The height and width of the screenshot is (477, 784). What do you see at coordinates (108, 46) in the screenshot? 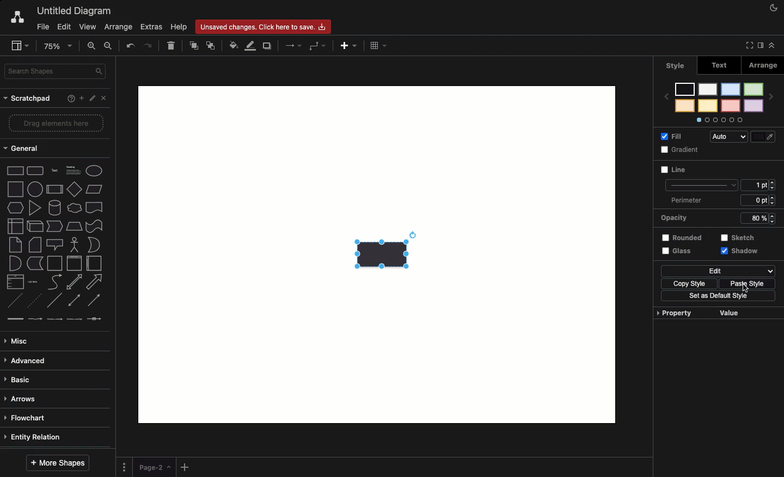
I see `Zoom out` at bounding box center [108, 46].